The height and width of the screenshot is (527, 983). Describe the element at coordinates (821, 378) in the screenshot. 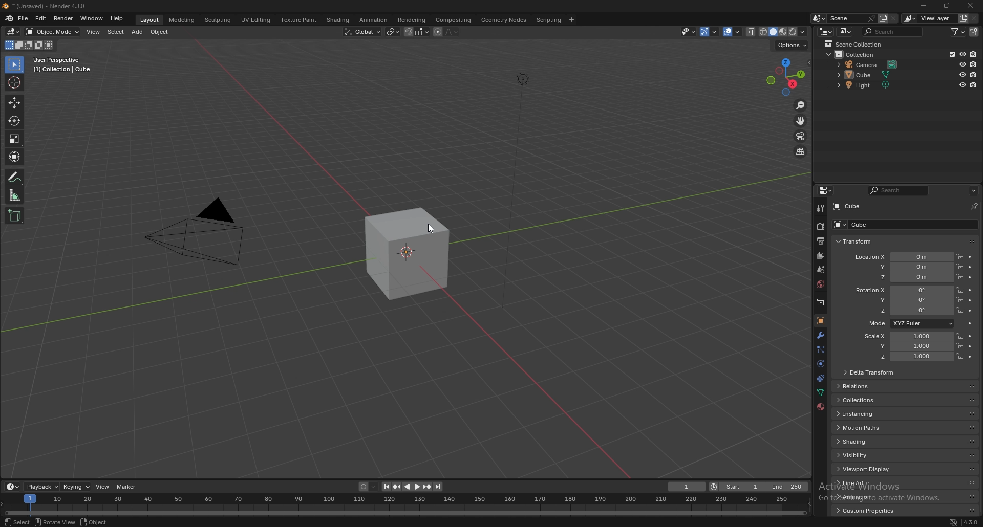

I see `constraints` at that location.